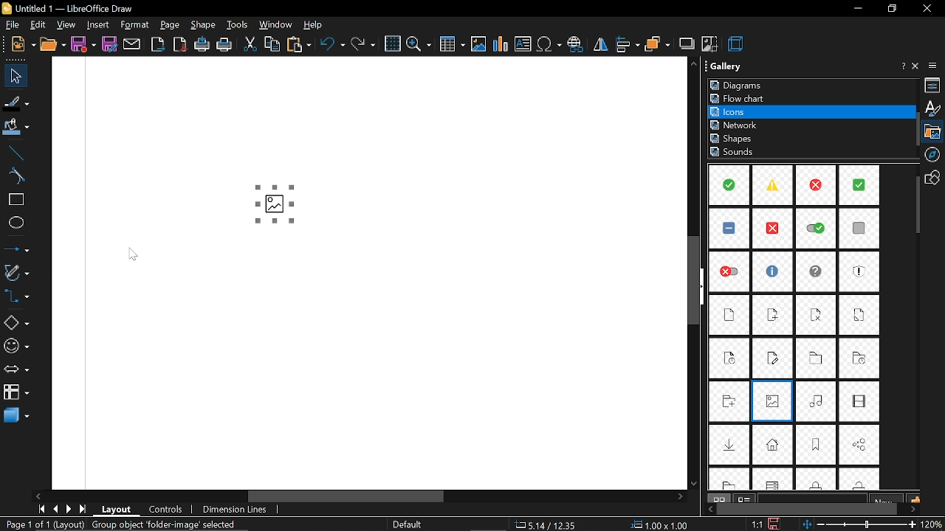 The image size is (945, 531). What do you see at coordinates (39, 509) in the screenshot?
I see `go to first page` at bounding box center [39, 509].